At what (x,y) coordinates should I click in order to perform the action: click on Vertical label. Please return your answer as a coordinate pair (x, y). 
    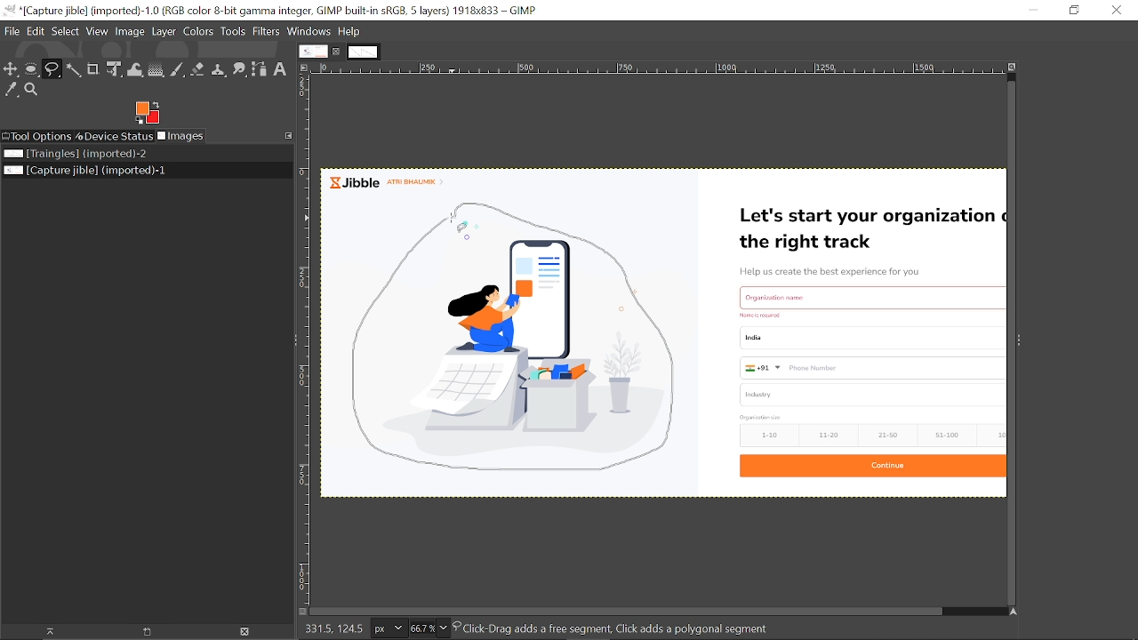
    Looking at the image, I should click on (306, 339).